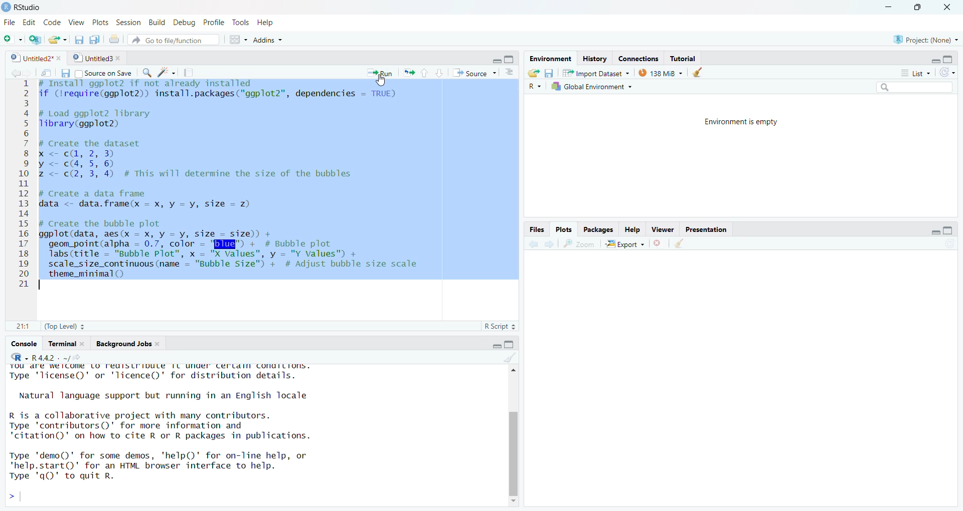 The height and width of the screenshot is (511, 963). What do you see at coordinates (79, 38) in the screenshot?
I see `save all documents` at bounding box center [79, 38].